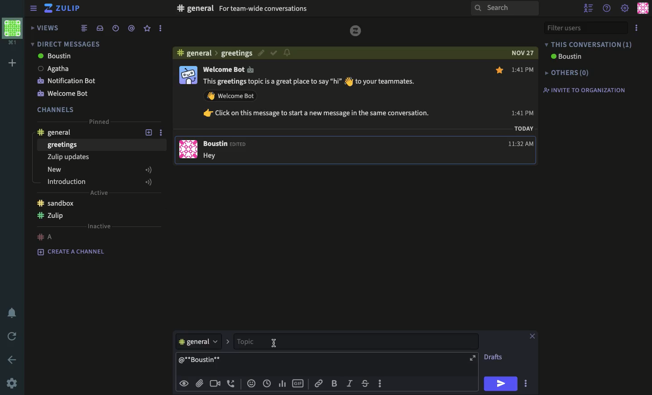 This screenshot has height=395, width=652. I want to click on options, so click(163, 133).